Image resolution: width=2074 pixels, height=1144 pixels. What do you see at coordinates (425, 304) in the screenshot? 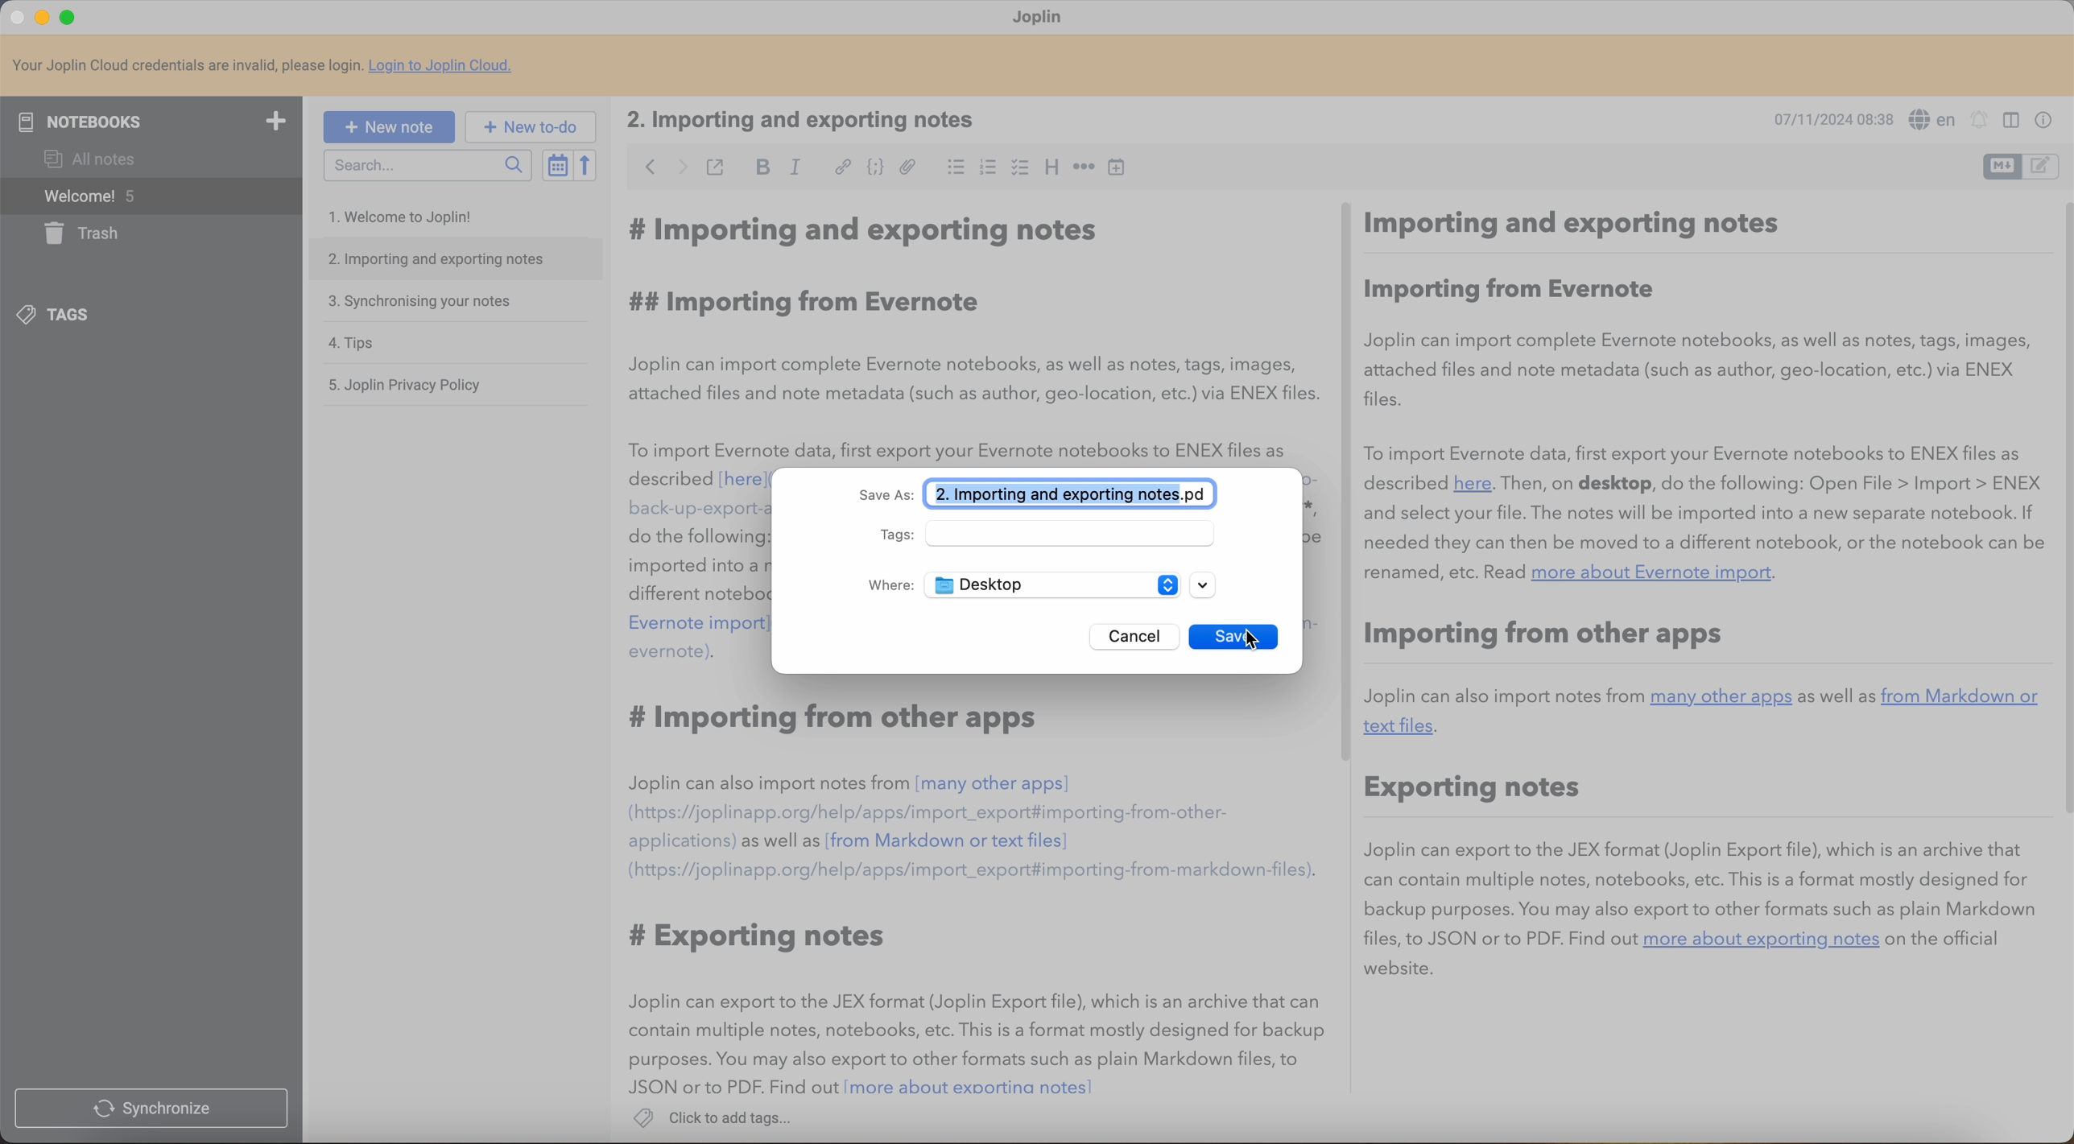
I see `synchronising your notes` at bounding box center [425, 304].